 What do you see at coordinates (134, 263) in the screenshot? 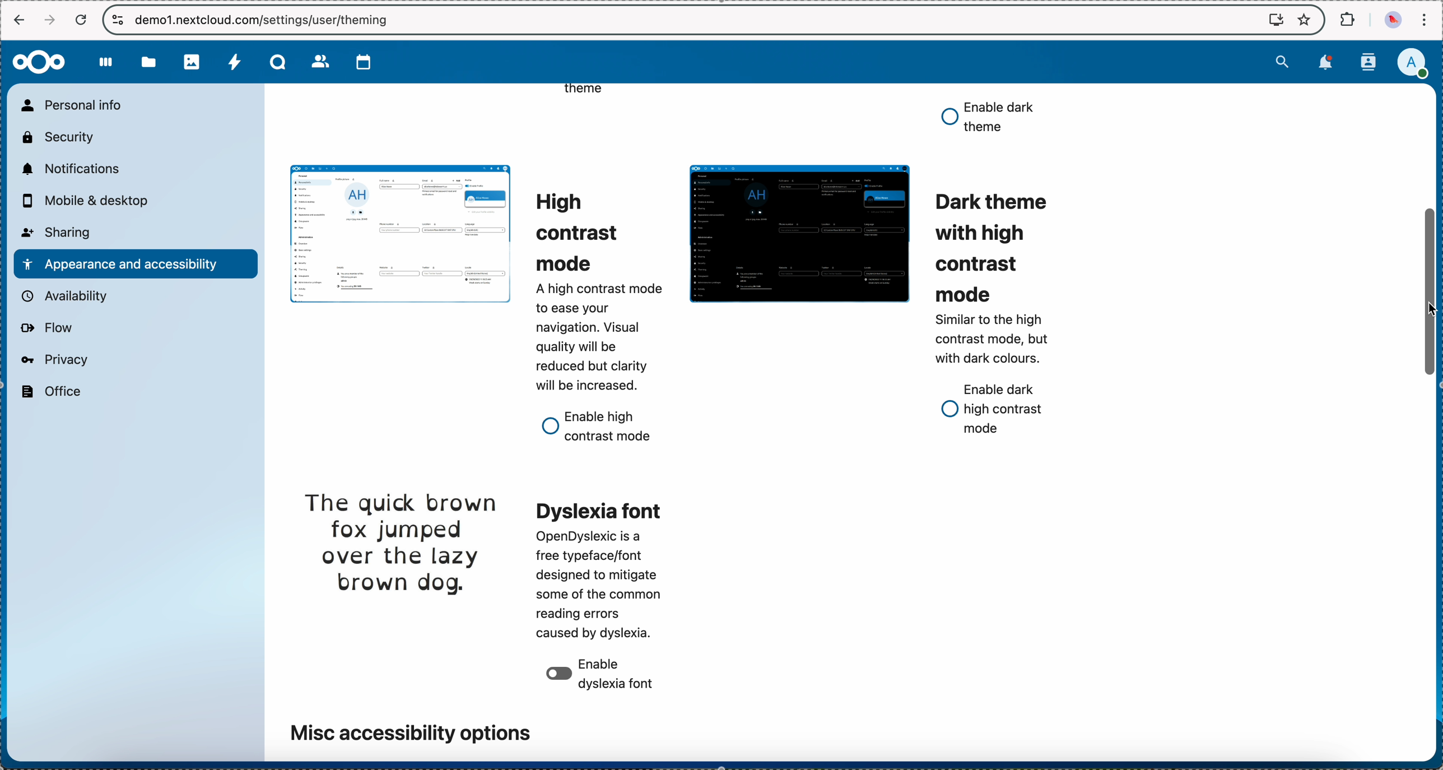
I see `appearance and accessibility` at bounding box center [134, 263].